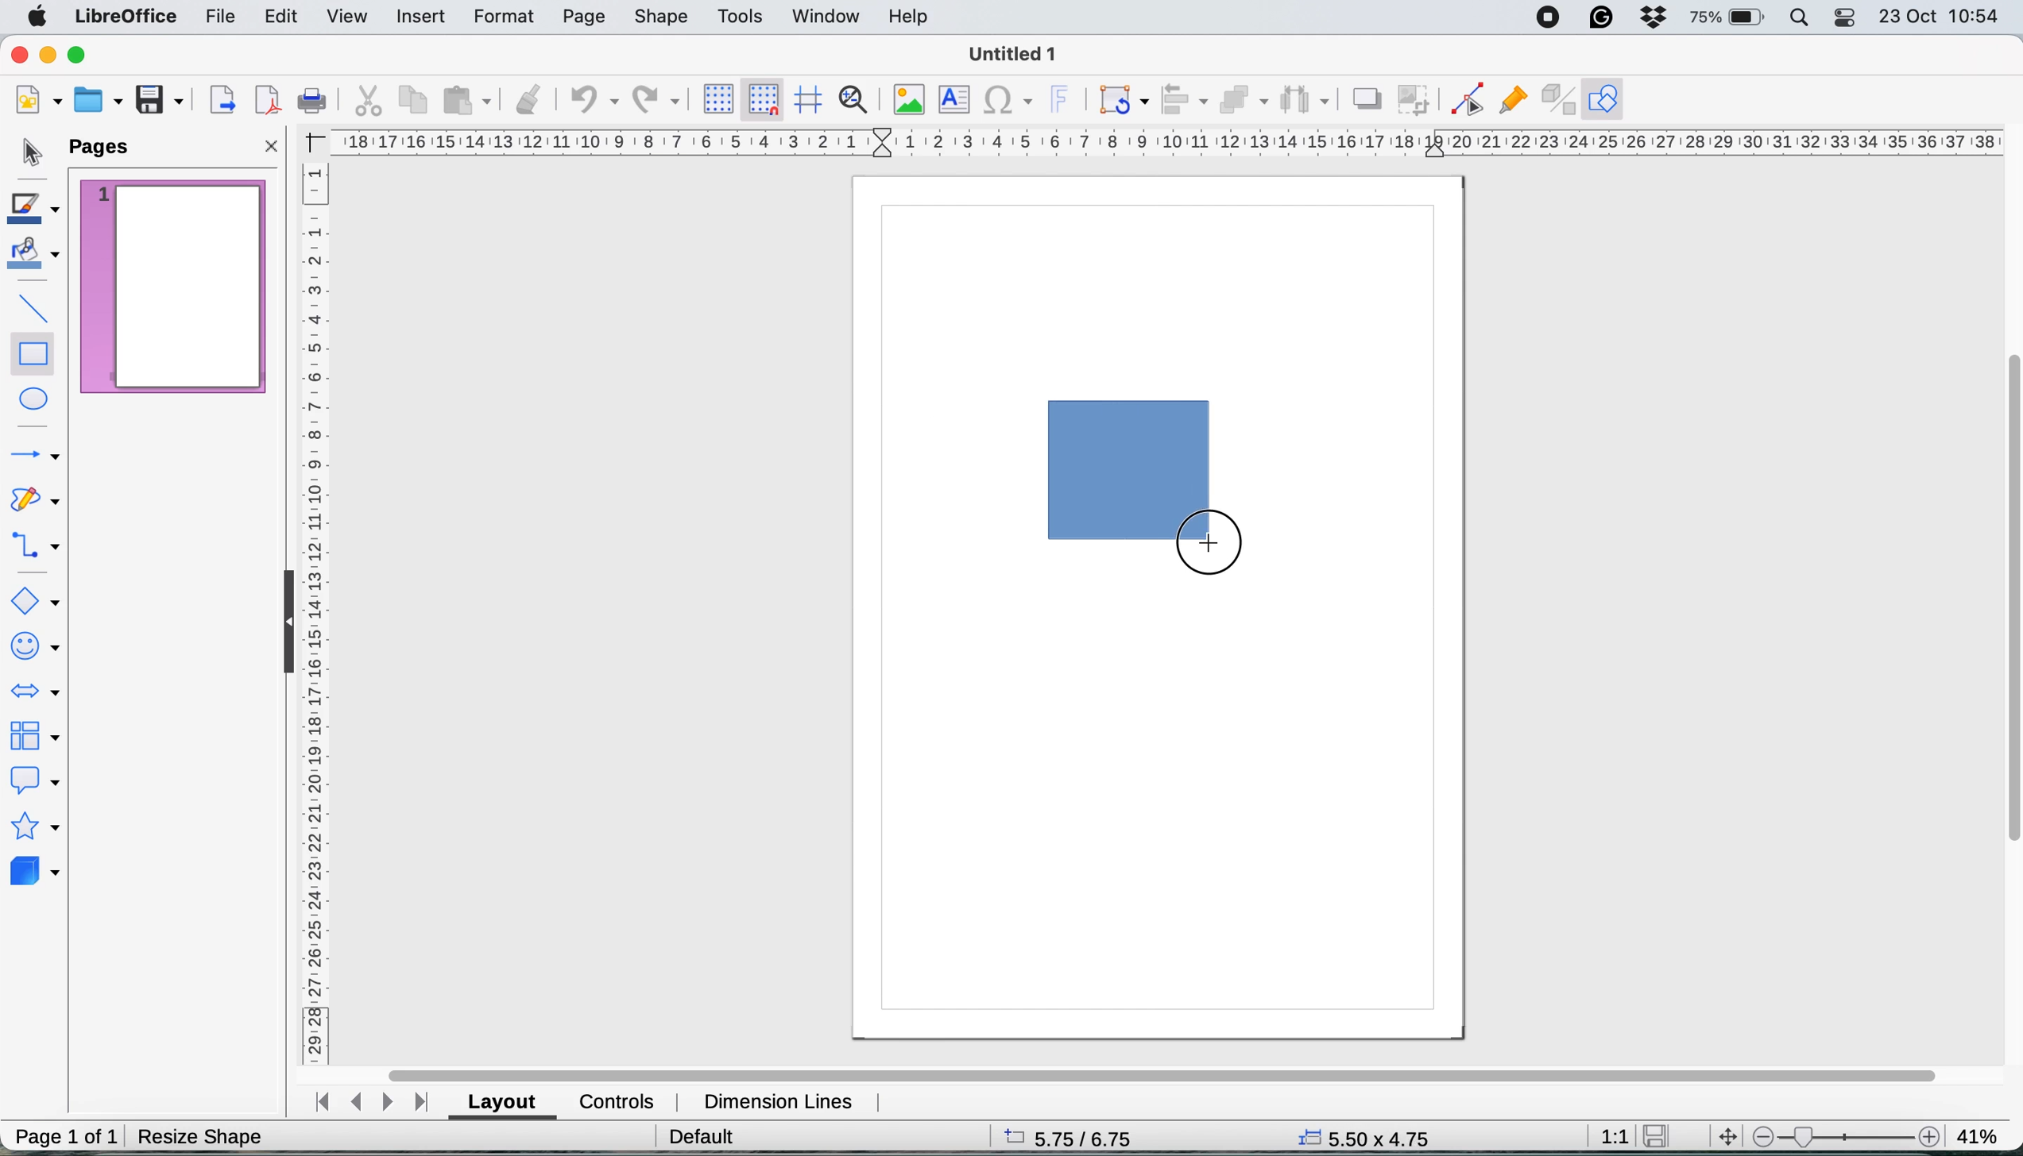 The width and height of the screenshot is (2023, 1156). I want to click on show gluepoint functions, so click(1509, 98).